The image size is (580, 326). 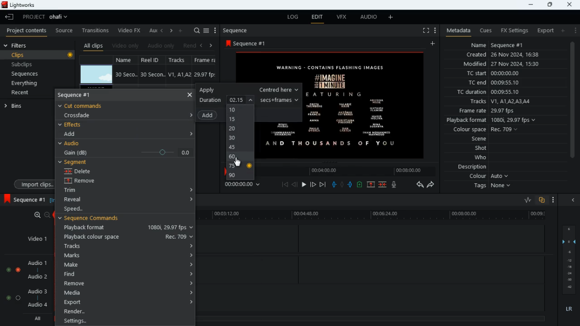 I want to click on audio 4, so click(x=37, y=306).